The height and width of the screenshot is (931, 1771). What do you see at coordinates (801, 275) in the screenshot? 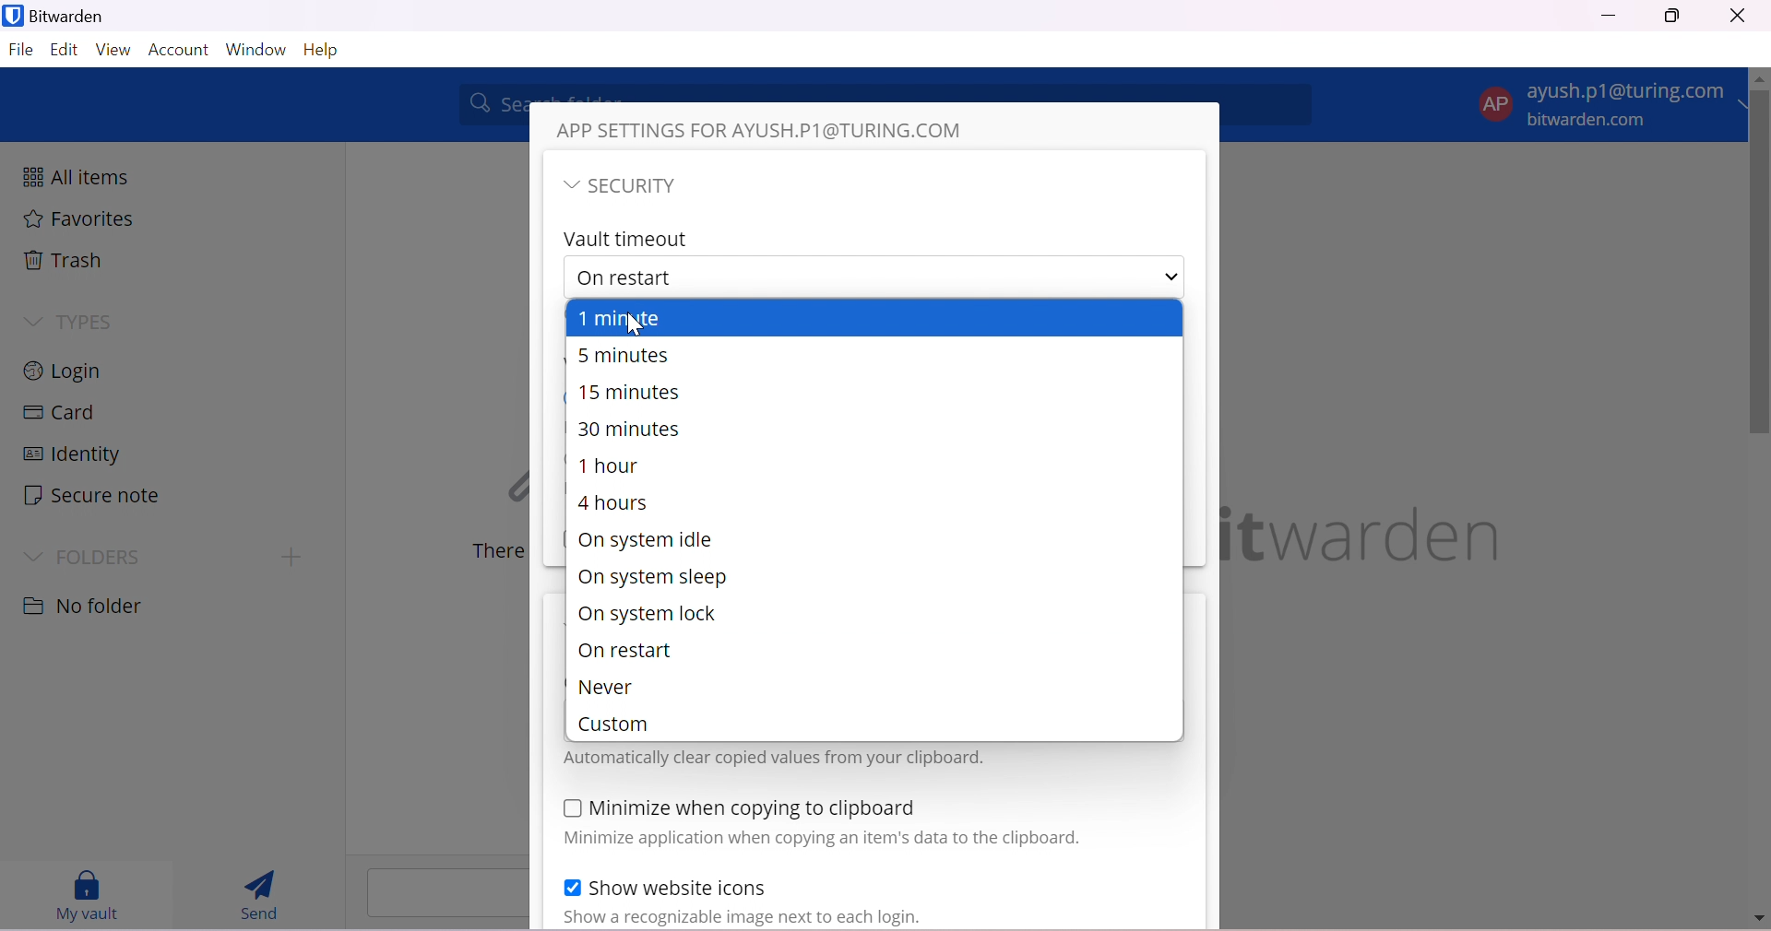
I see `vault timeout option` at bounding box center [801, 275].